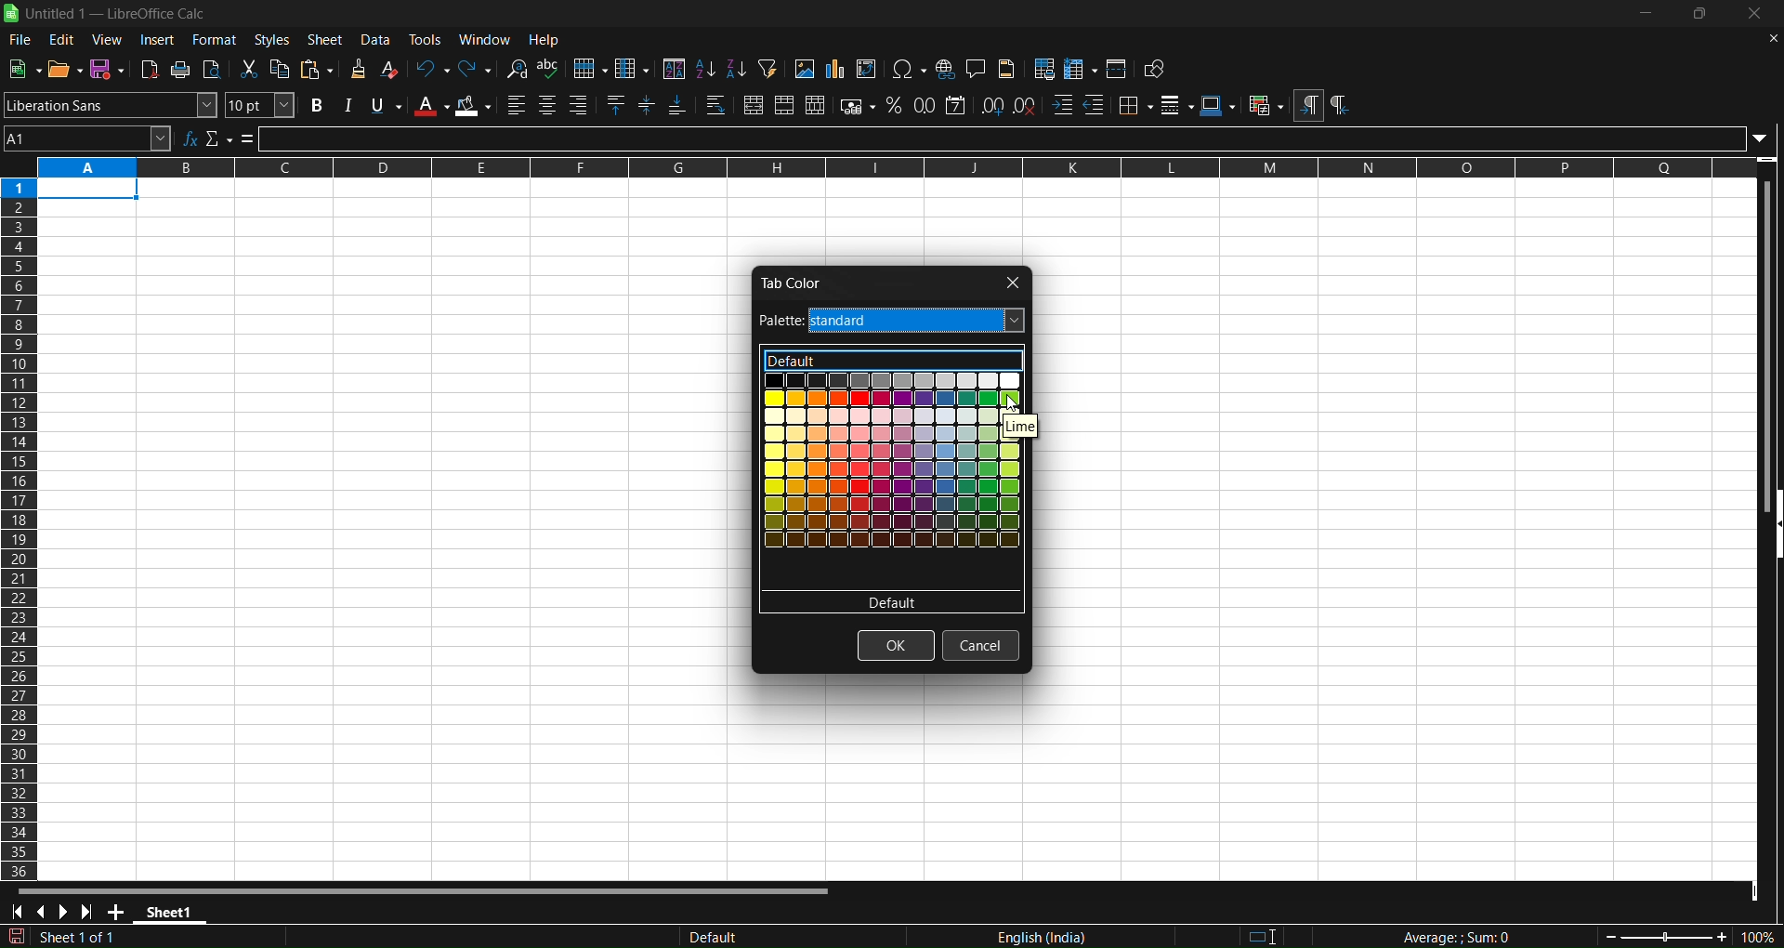  What do you see at coordinates (18, 913) in the screenshot?
I see `scroll to first sheet` at bounding box center [18, 913].